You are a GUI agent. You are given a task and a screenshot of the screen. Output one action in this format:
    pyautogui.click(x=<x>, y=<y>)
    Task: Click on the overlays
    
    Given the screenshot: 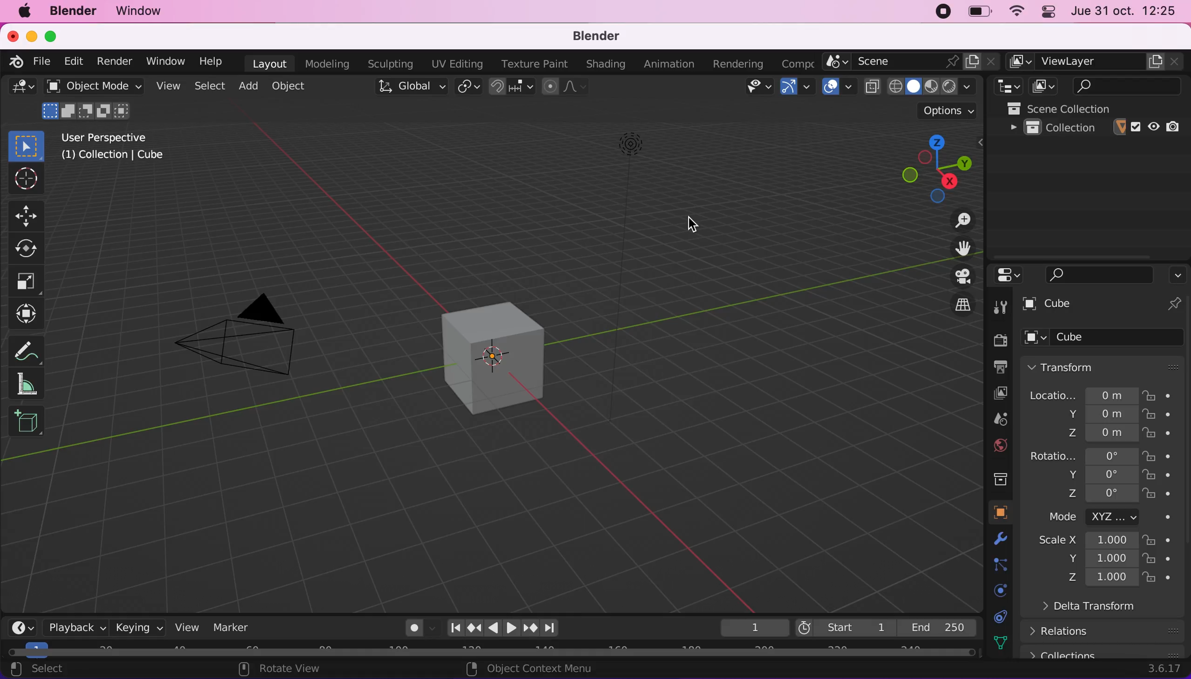 What is the action you would take?
    pyautogui.click(x=837, y=87)
    